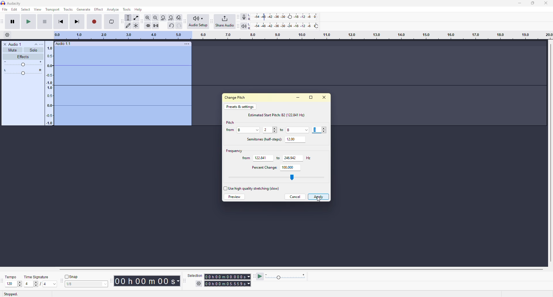 The width and height of the screenshot is (553, 297). Describe the element at coordinates (290, 139) in the screenshot. I see `value` at that location.